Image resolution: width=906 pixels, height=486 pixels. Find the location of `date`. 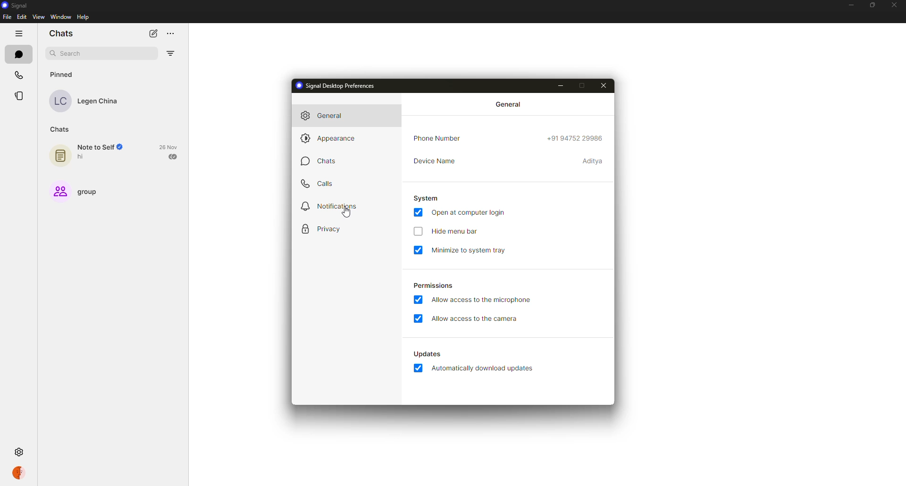

date is located at coordinates (168, 146).